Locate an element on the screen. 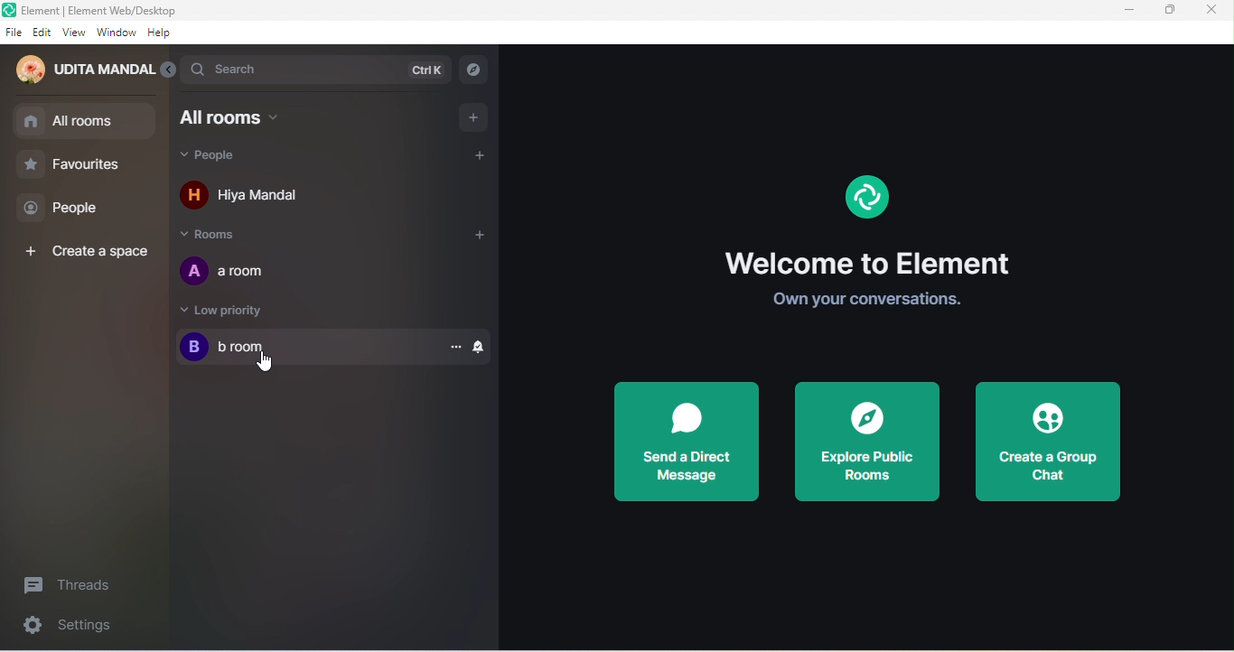 The height and width of the screenshot is (652, 1234). settings is located at coordinates (68, 628).